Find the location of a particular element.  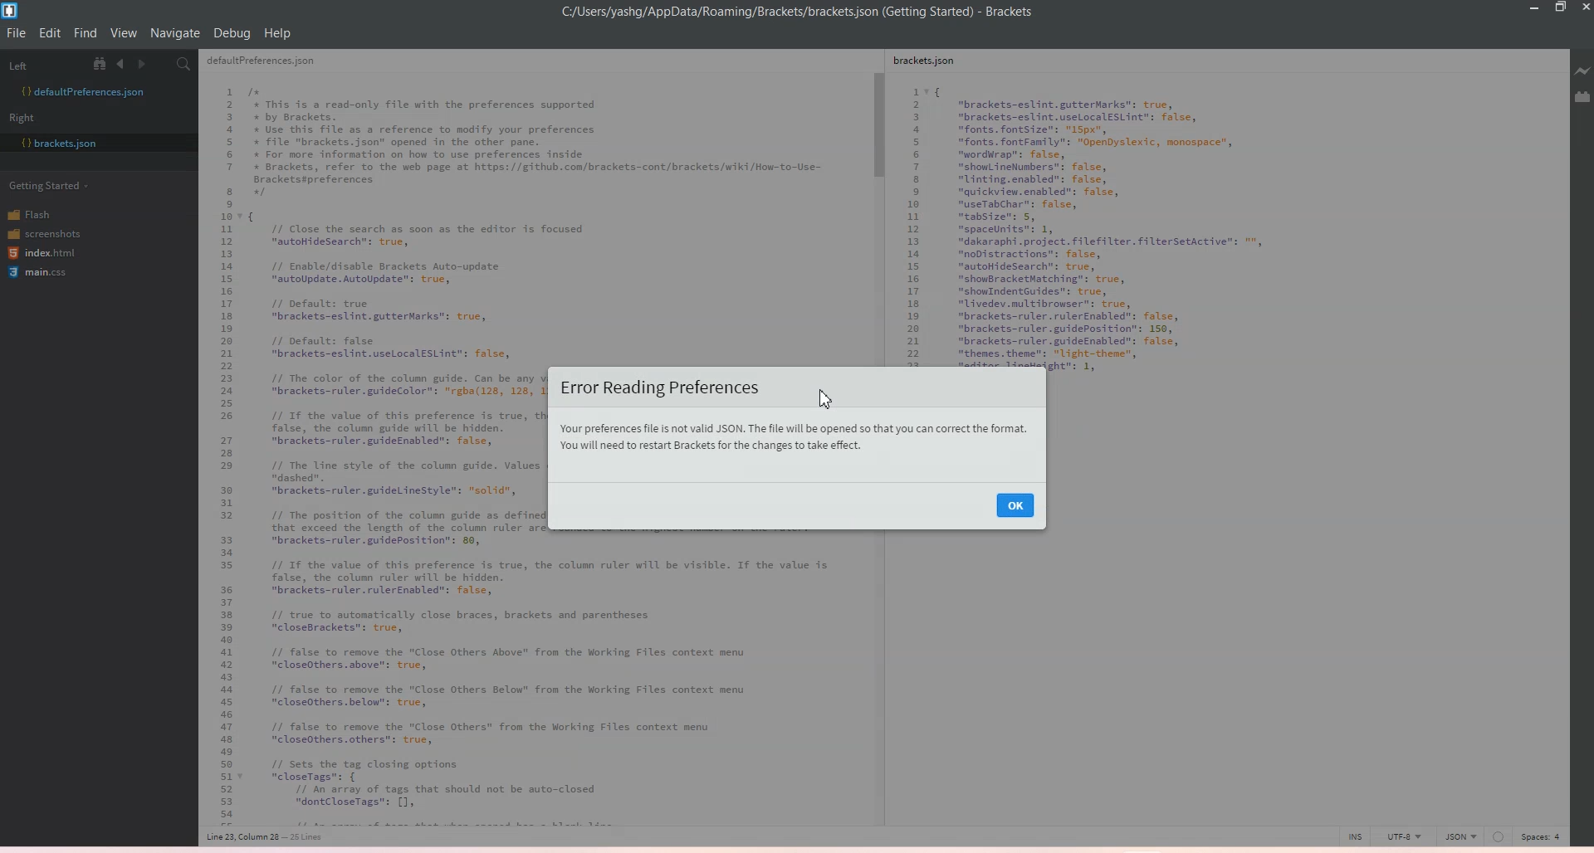

Live Preview is located at coordinates (1580, 71).